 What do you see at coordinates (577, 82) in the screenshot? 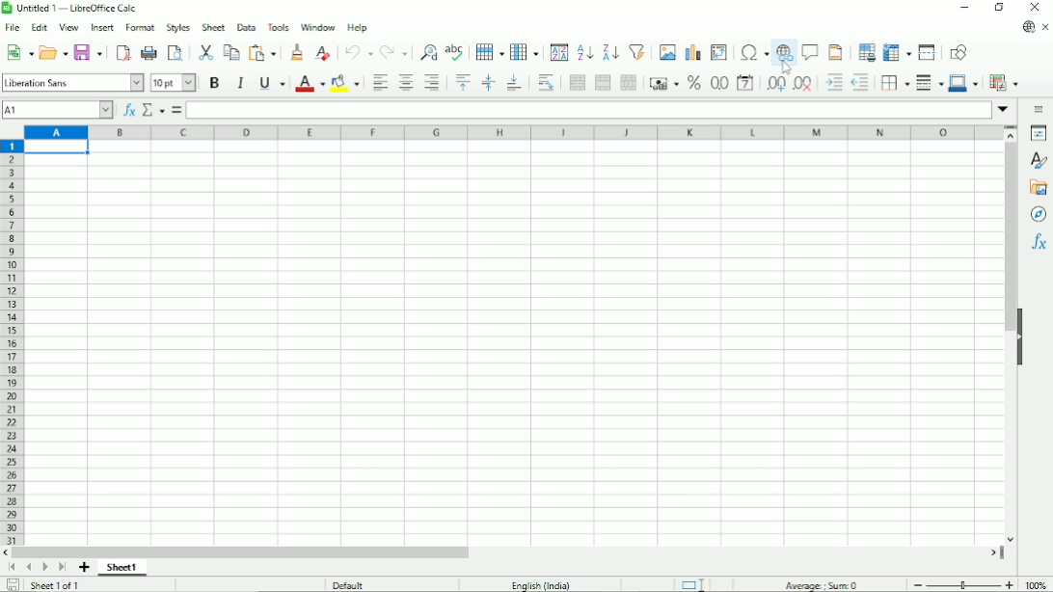
I see `Merge and center` at bounding box center [577, 82].